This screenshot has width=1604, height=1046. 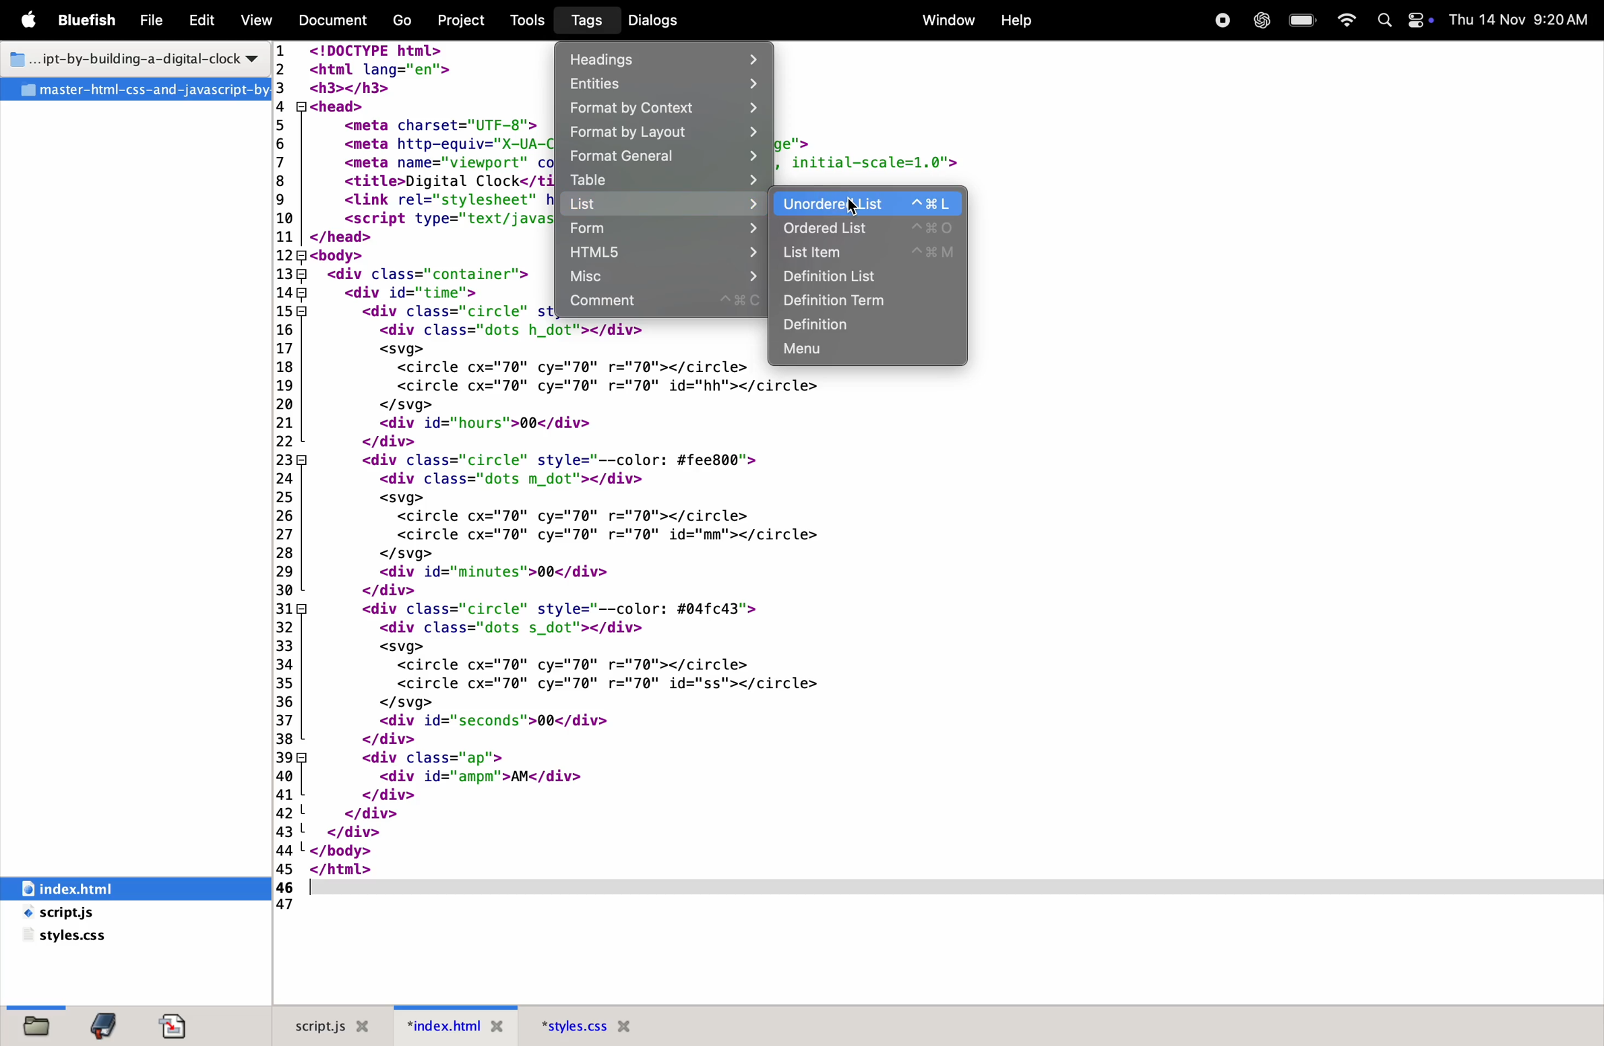 What do you see at coordinates (404, 22) in the screenshot?
I see `Go` at bounding box center [404, 22].